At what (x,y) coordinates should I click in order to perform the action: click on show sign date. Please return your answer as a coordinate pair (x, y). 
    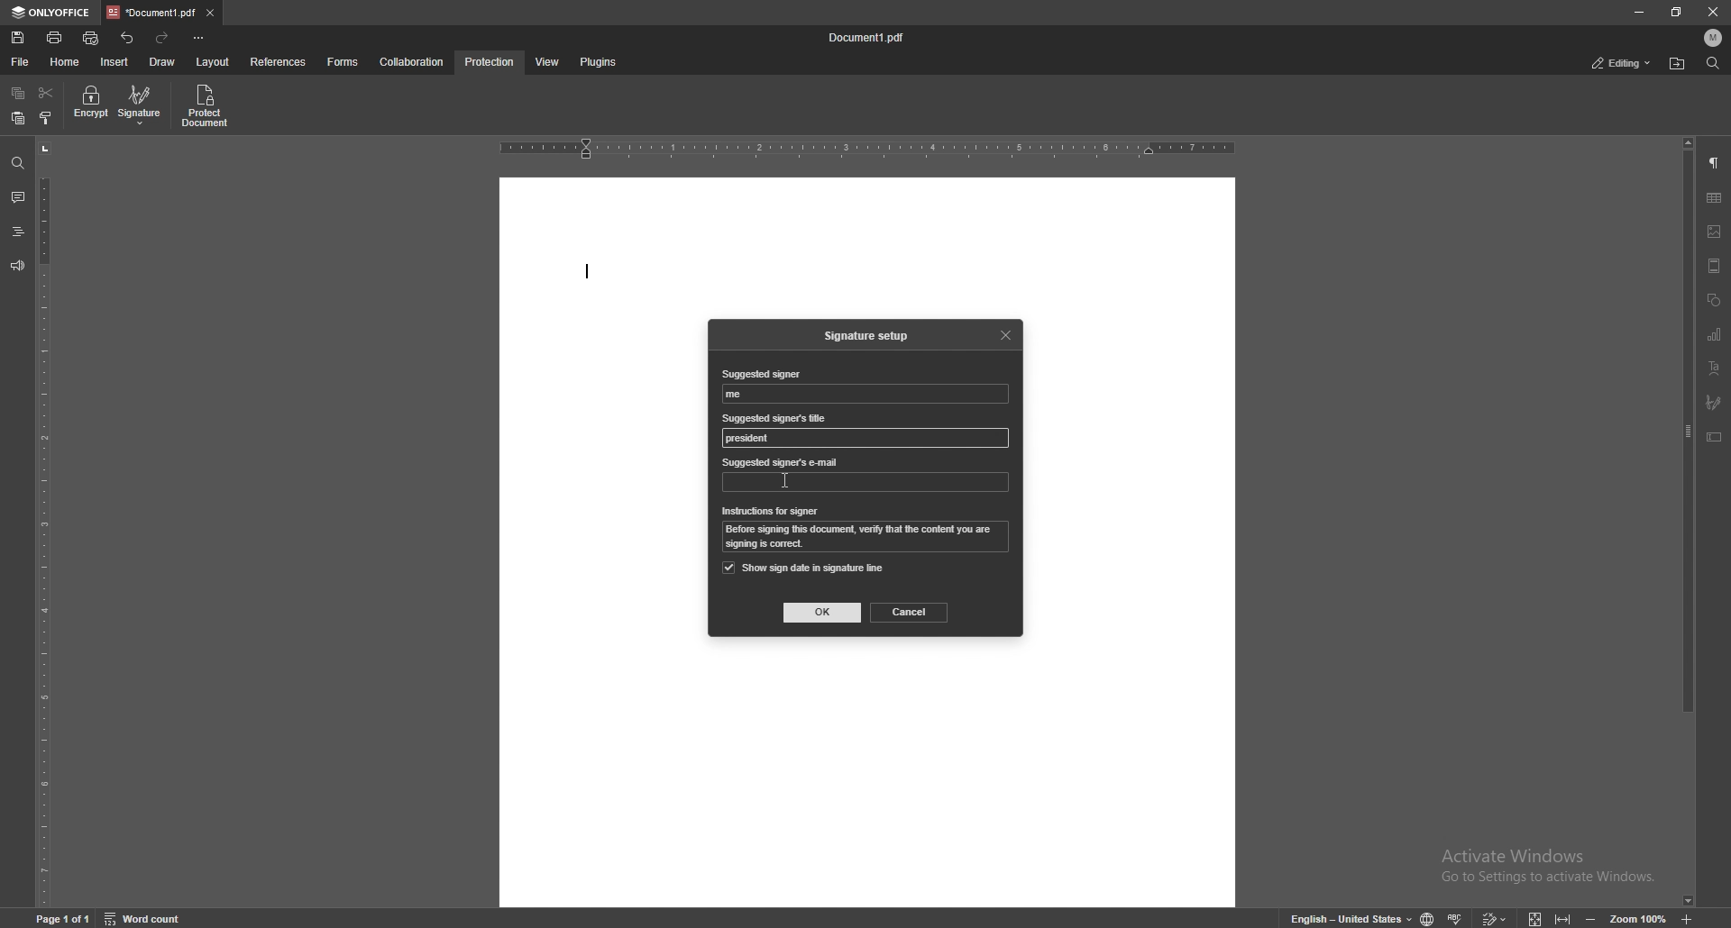
    Looking at the image, I should click on (804, 568).